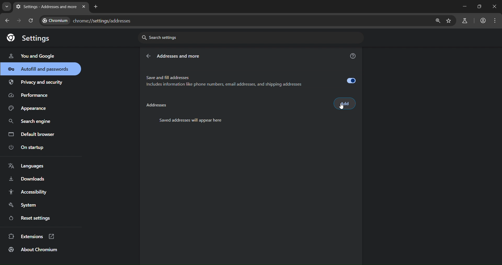 This screenshot has height=265, width=502. I want to click on search panel, so click(464, 21).